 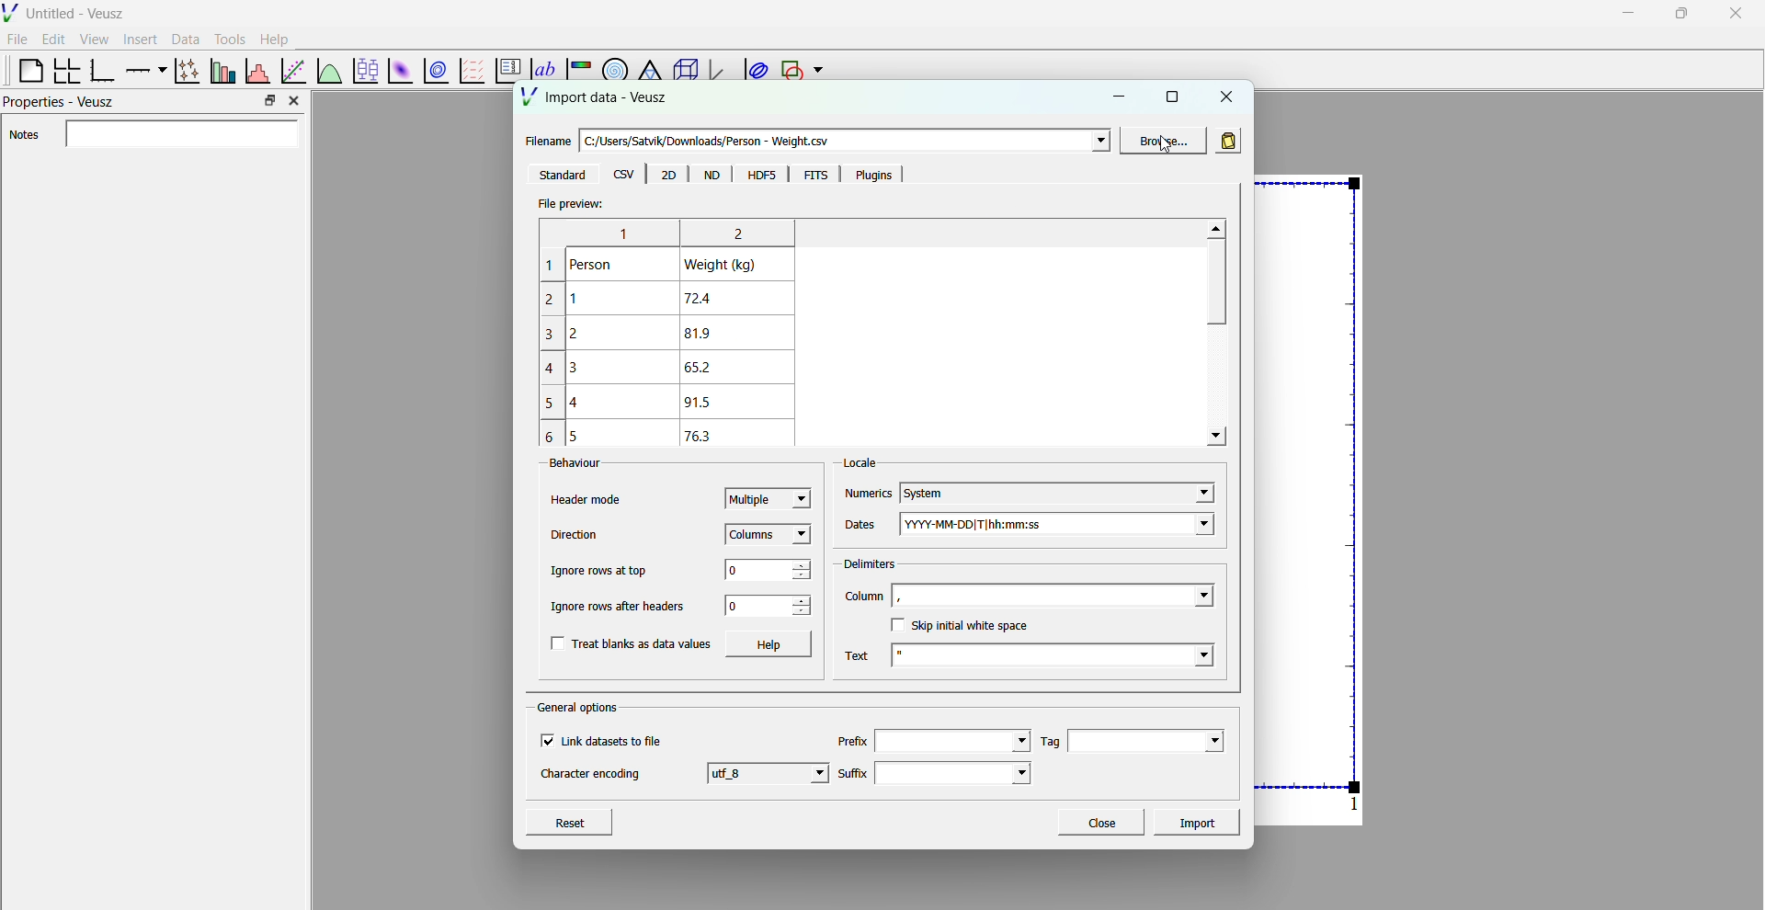 I want to click on Close, so click(x=1100, y=822).